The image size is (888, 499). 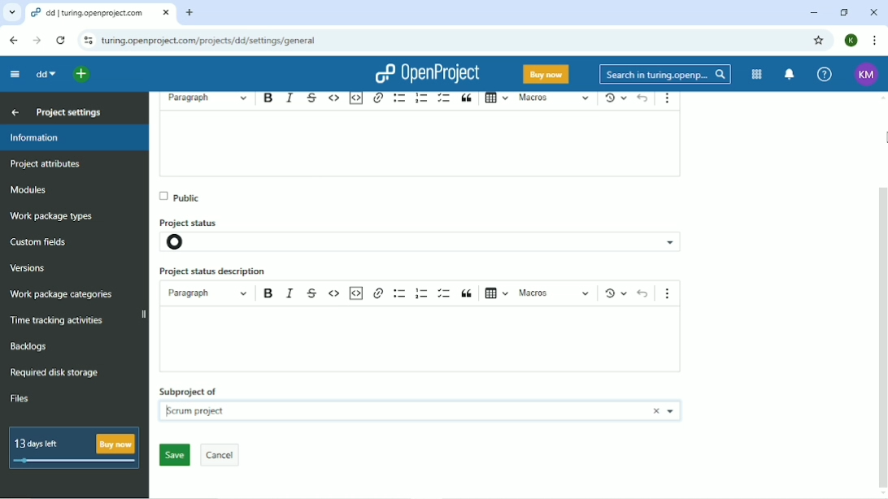 I want to click on project status options, so click(x=663, y=242).